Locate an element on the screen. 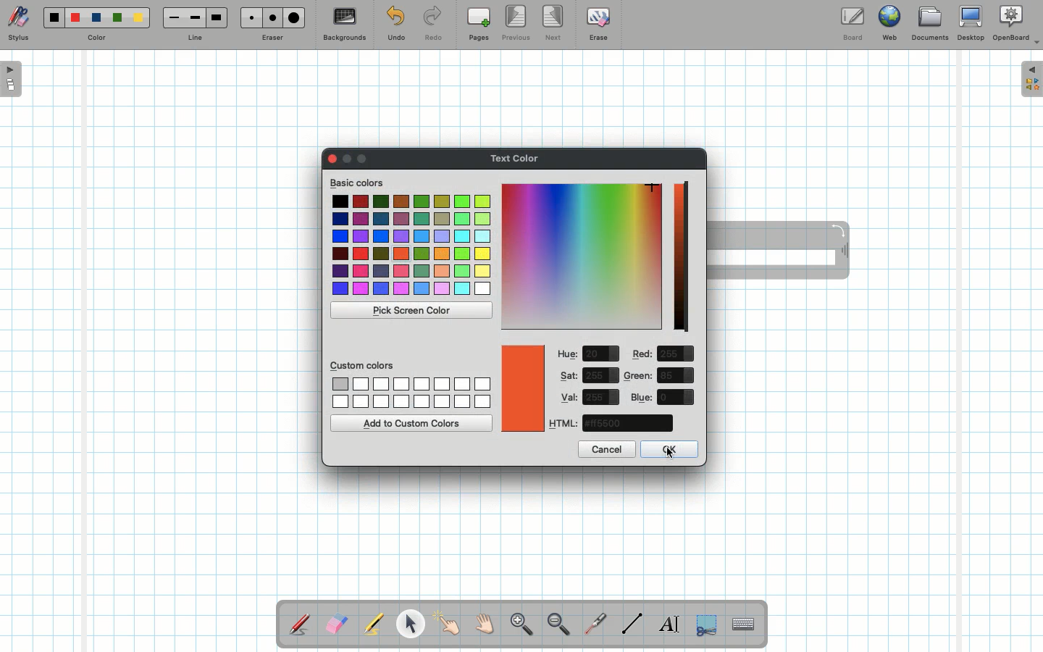 The width and height of the screenshot is (1043, 652). value is located at coordinates (677, 354).